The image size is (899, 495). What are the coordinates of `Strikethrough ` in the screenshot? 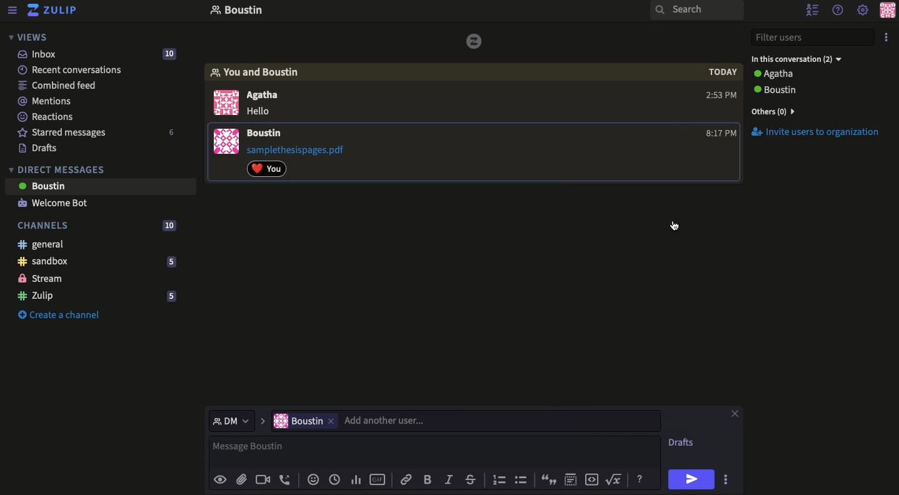 It's located at (471, 479).